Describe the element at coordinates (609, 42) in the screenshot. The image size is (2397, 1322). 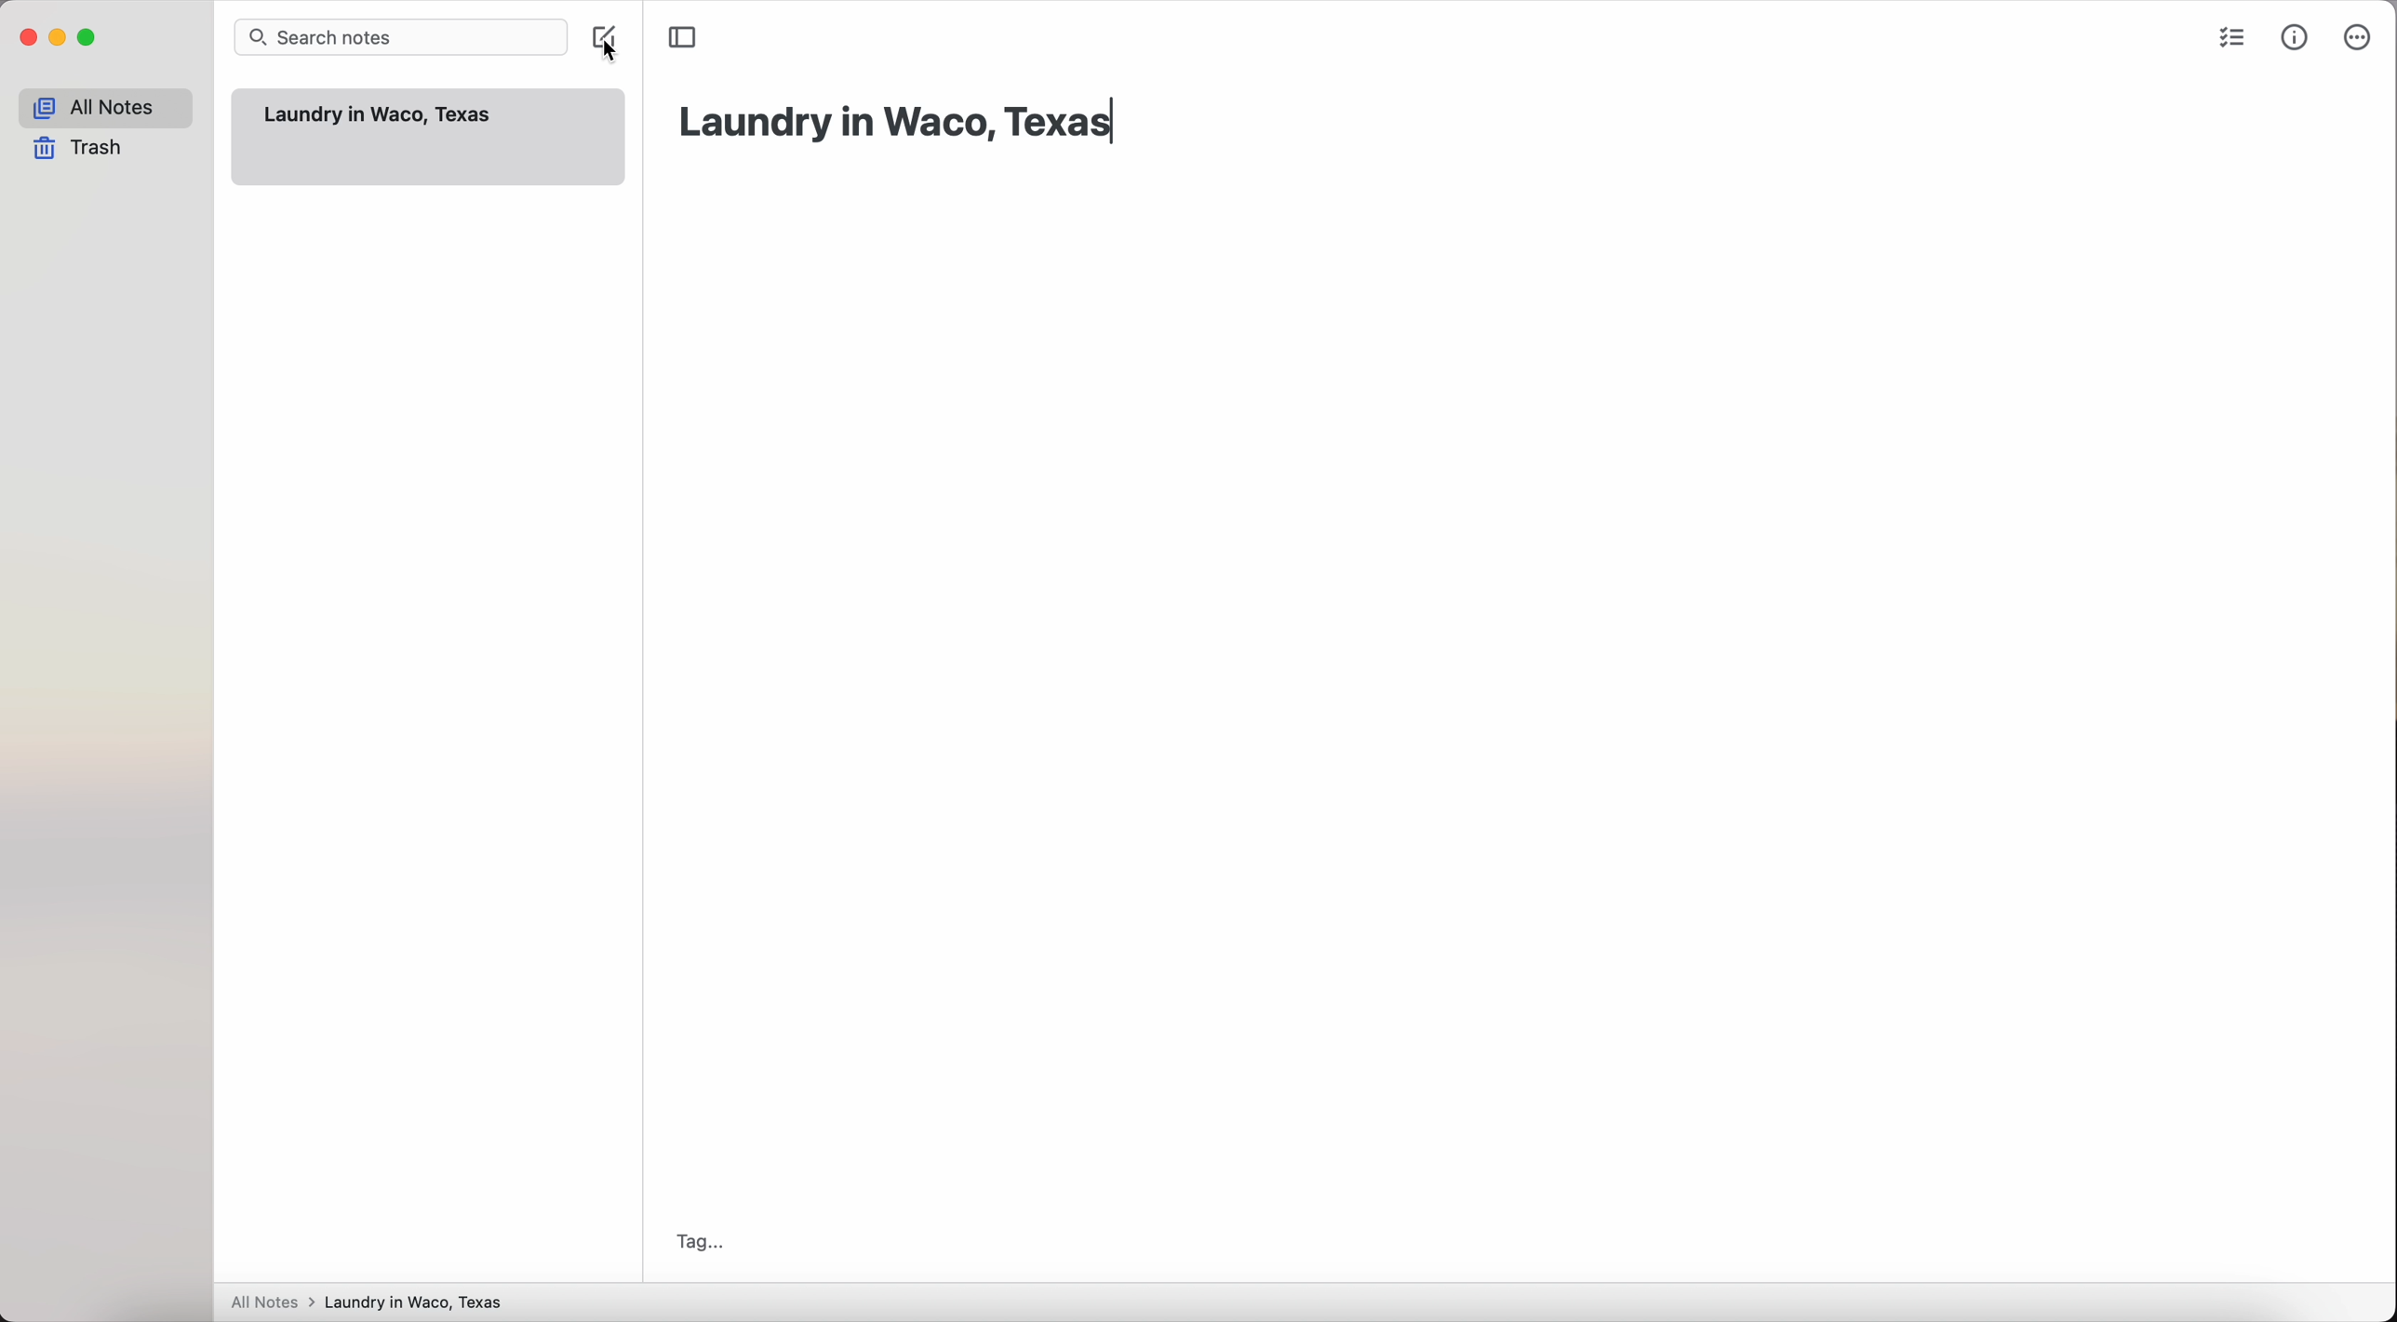
I see `click on create note` at that location.